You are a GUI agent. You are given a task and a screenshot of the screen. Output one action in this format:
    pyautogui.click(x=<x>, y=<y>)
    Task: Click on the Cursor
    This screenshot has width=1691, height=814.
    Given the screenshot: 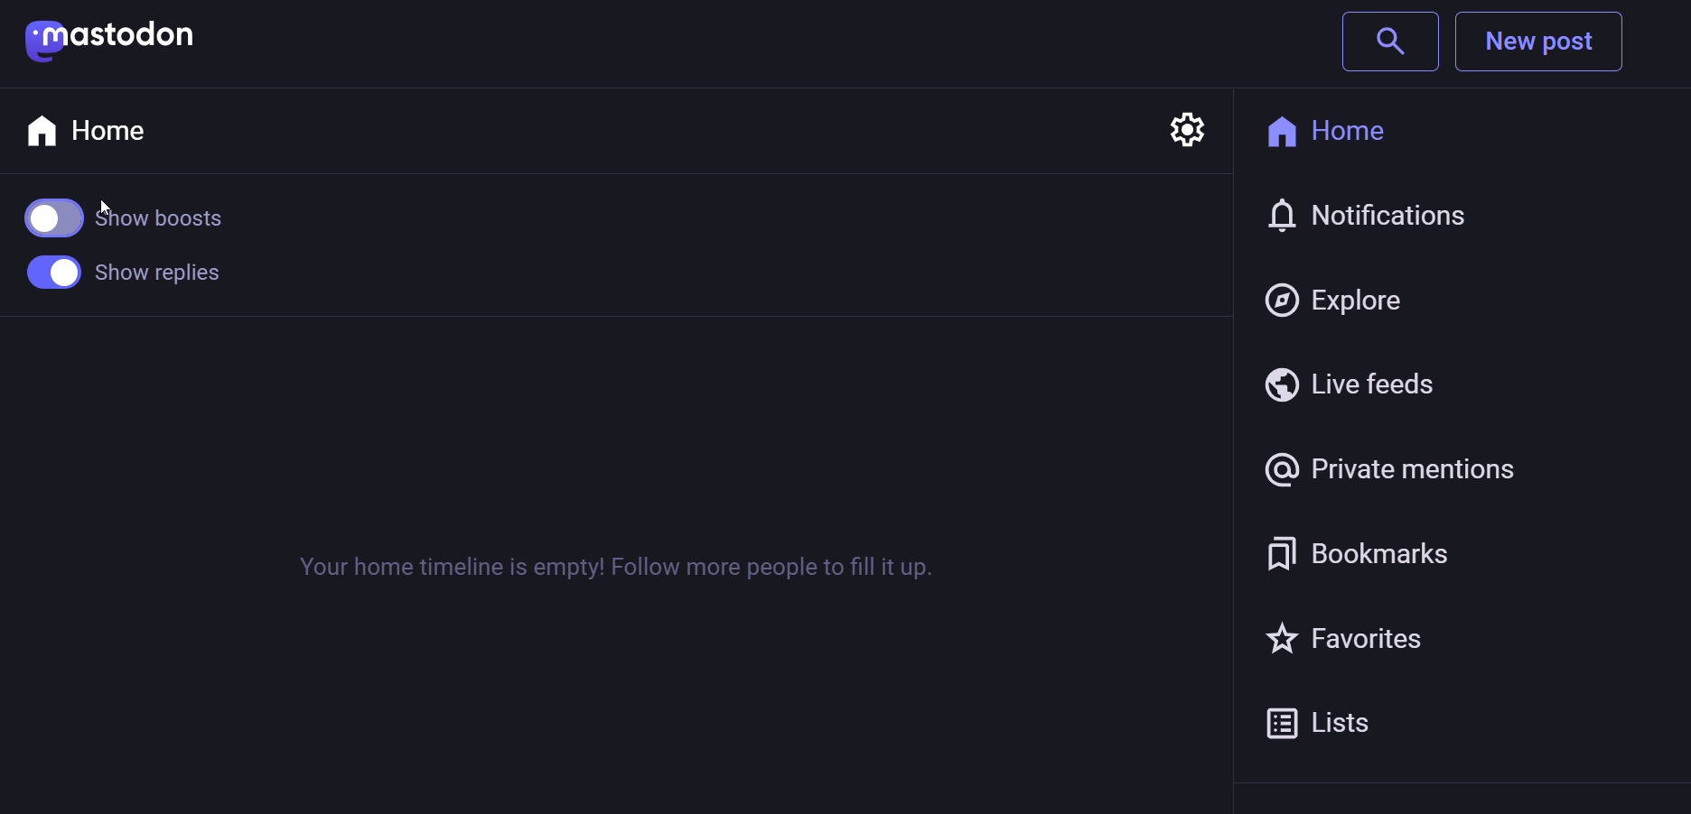 What is the action you would take?
    pyautogui.click(x=109, y=213)
    